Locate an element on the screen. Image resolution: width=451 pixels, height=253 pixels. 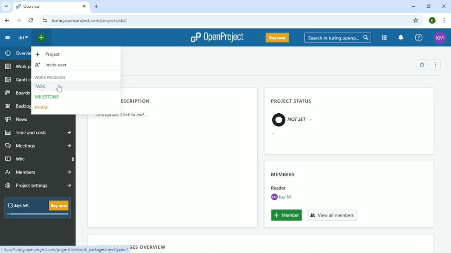
View all members is located at coordinates (333, 215).